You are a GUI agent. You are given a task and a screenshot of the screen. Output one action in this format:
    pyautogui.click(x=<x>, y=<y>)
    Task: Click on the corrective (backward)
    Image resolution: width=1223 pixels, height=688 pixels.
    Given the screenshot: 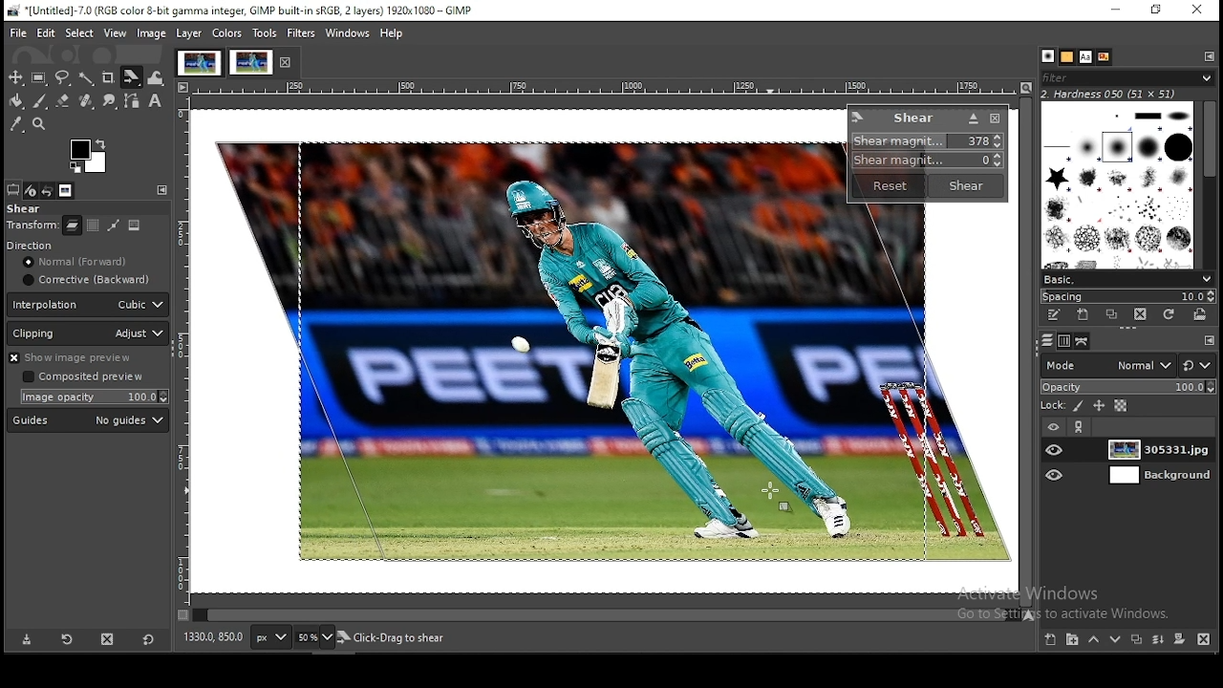 What is the action you would take?
    pyautogui.click(x=85, y=281)
    